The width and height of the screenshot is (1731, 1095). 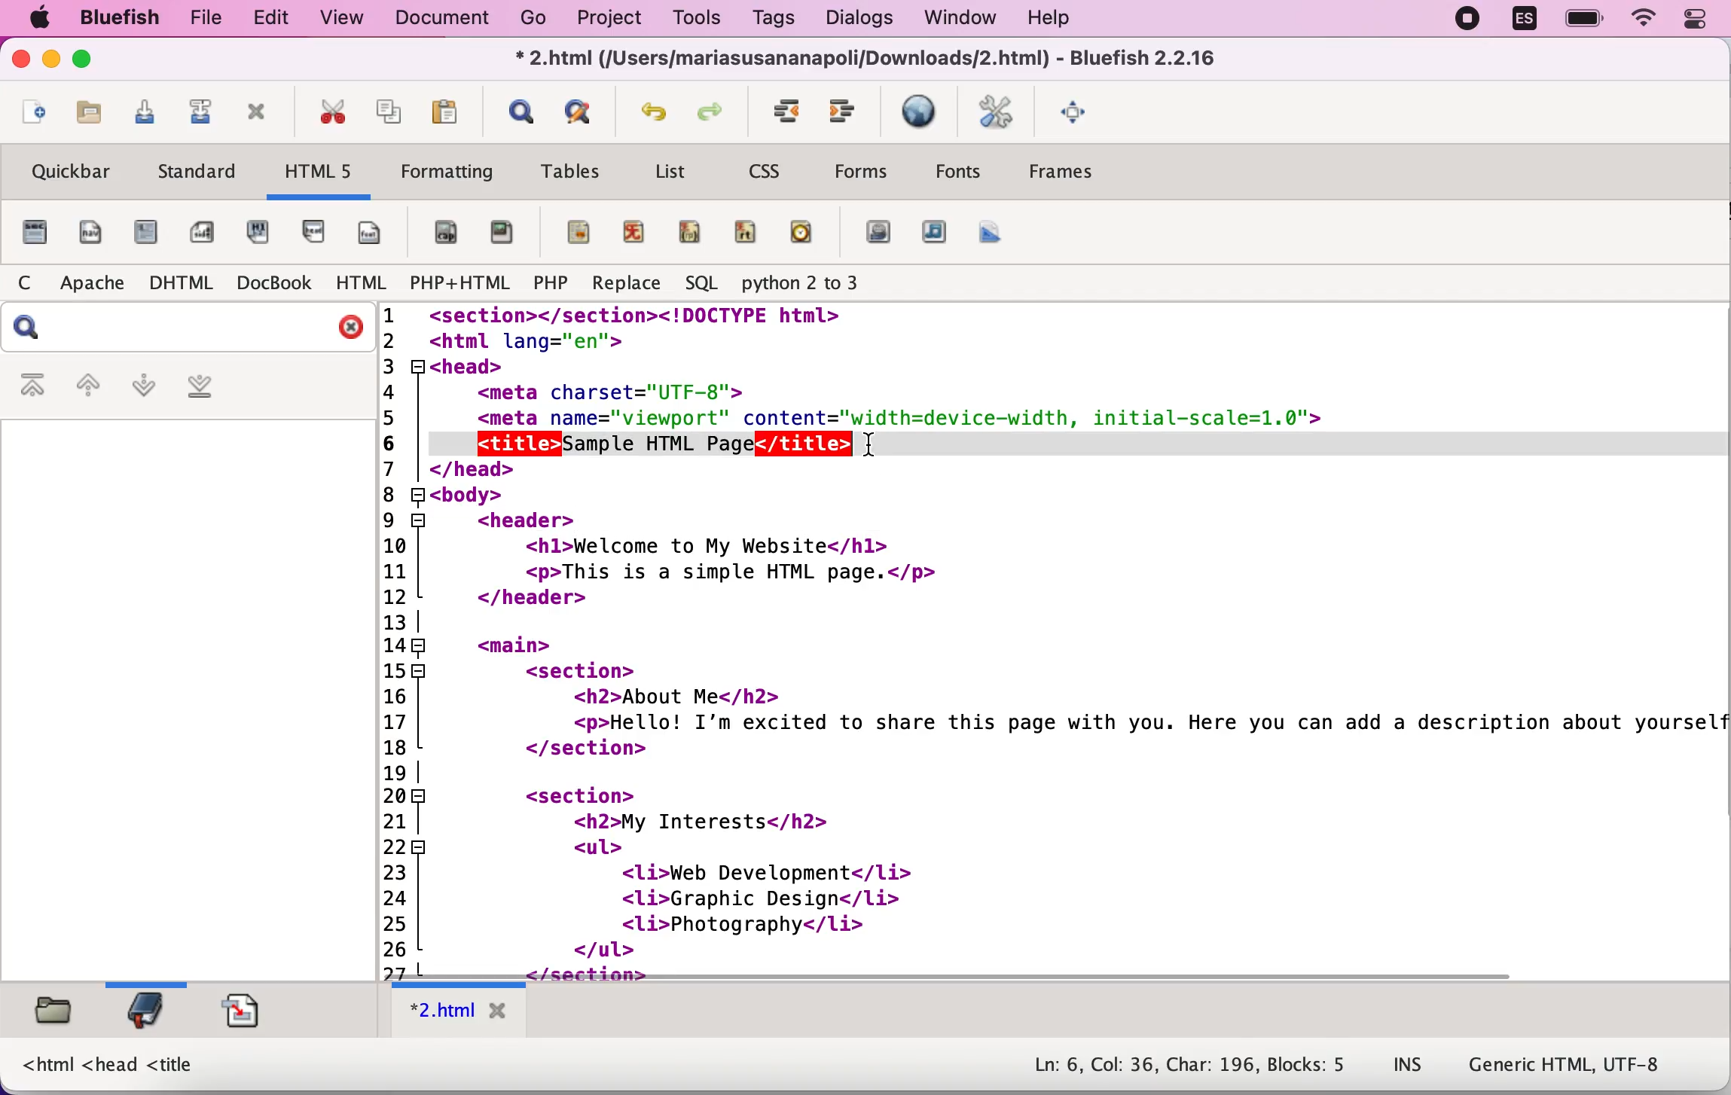 I want to click on Z.nimi (jusers/mariasusananapolijoownioads/<z.ntmi) - siuerisn 2.2.10, so click(x=870, y=56).